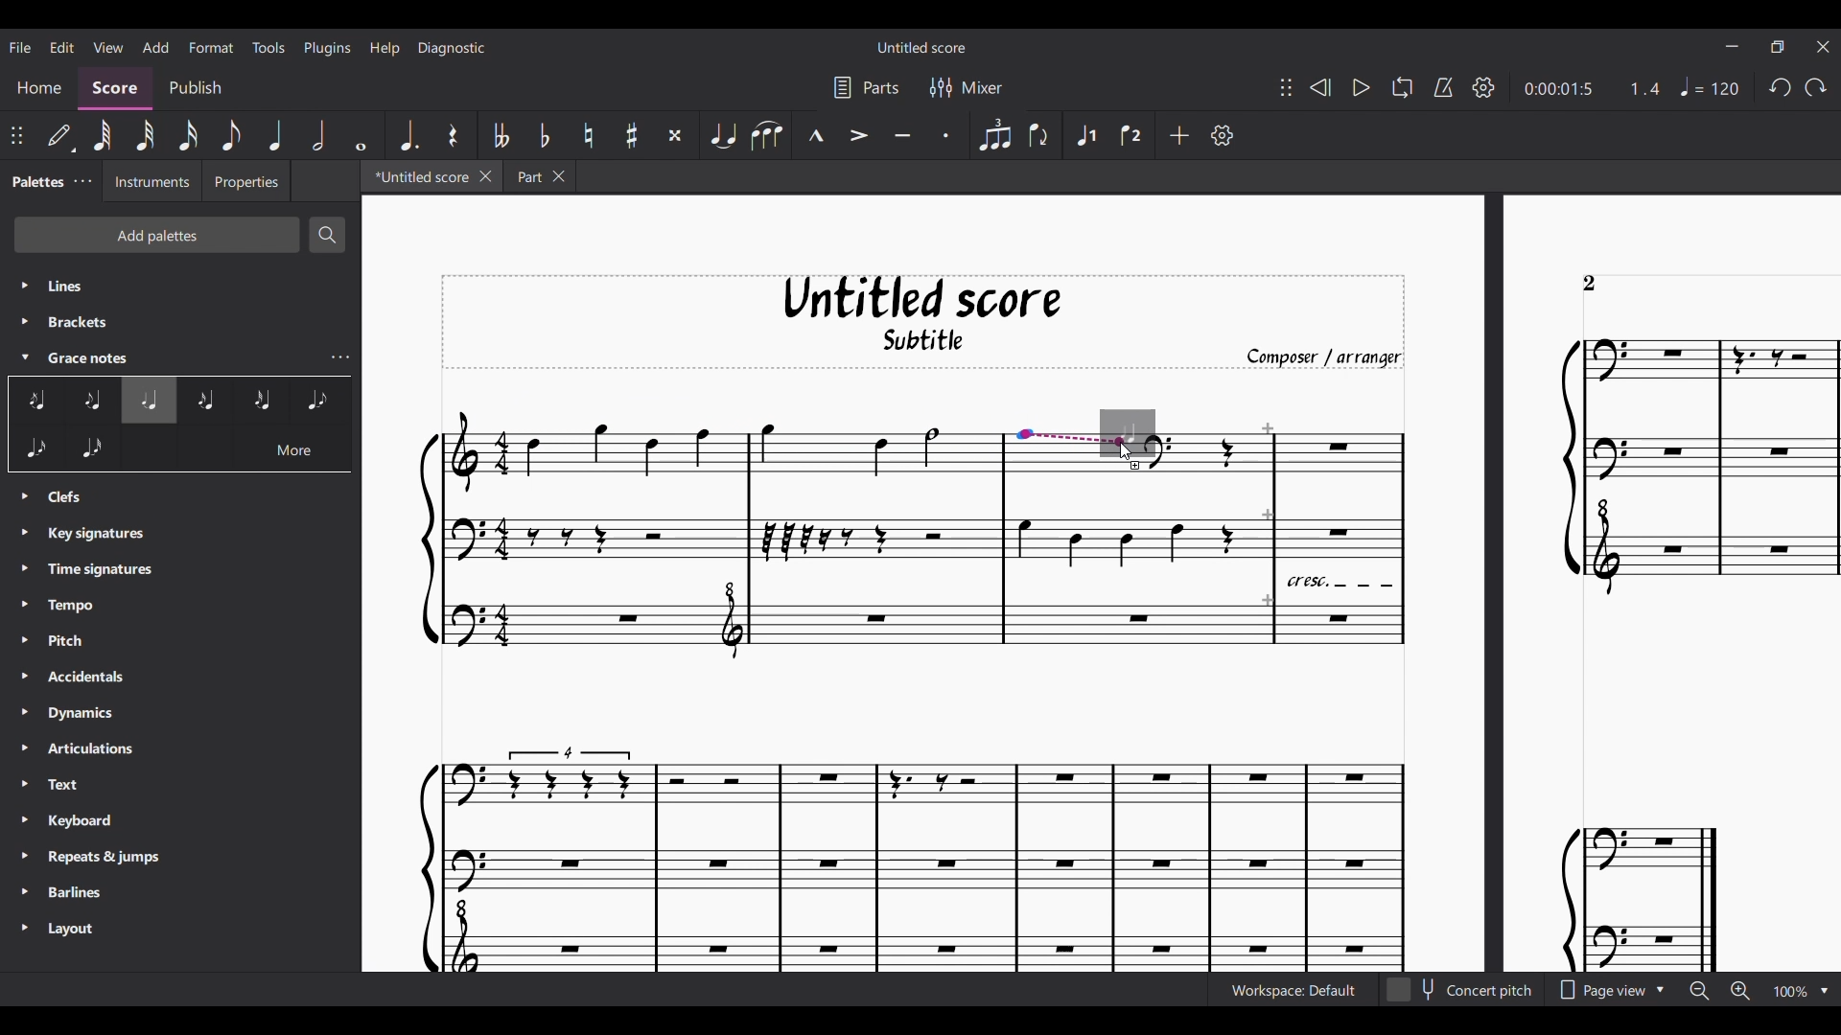 The height and width of the screenshot is (1035, 1841). Describe the element at coordinates (1740, 991) in the screenshot. I see `Zoom in` at that location.